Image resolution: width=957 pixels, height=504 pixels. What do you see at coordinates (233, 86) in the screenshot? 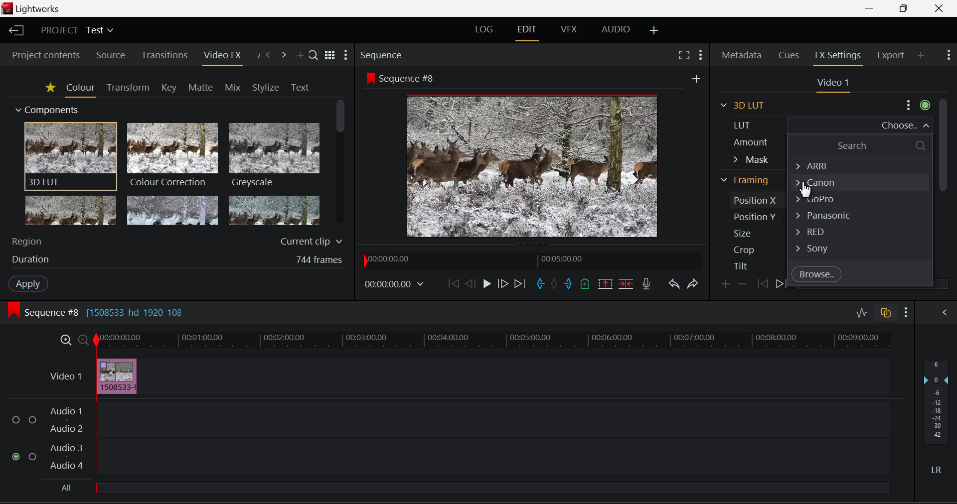
I see `Mix` at bounding box center [233, 86].